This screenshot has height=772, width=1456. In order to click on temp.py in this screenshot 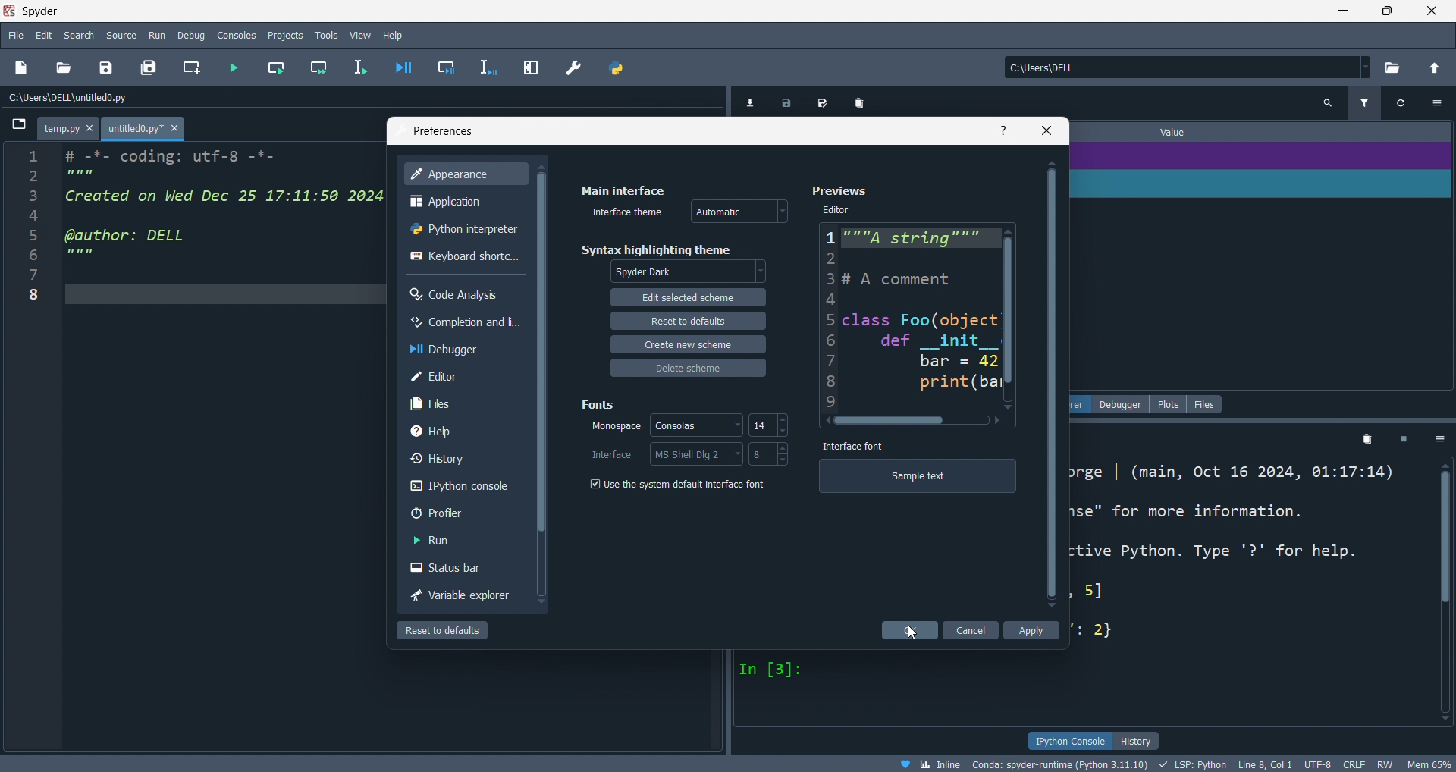, I will do `click(72, 127)`.